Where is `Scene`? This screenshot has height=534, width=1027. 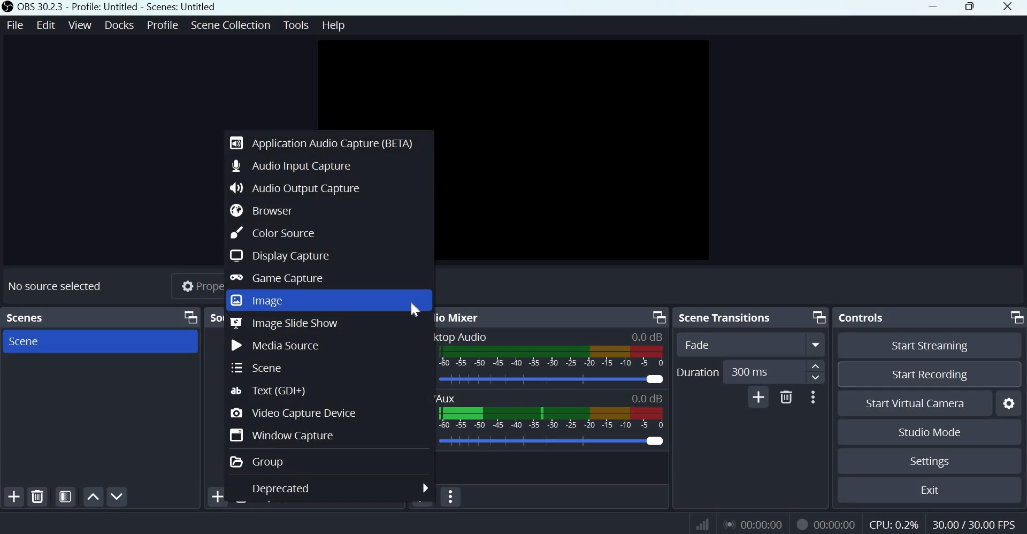 Scene is located at coordinates (32, 342).